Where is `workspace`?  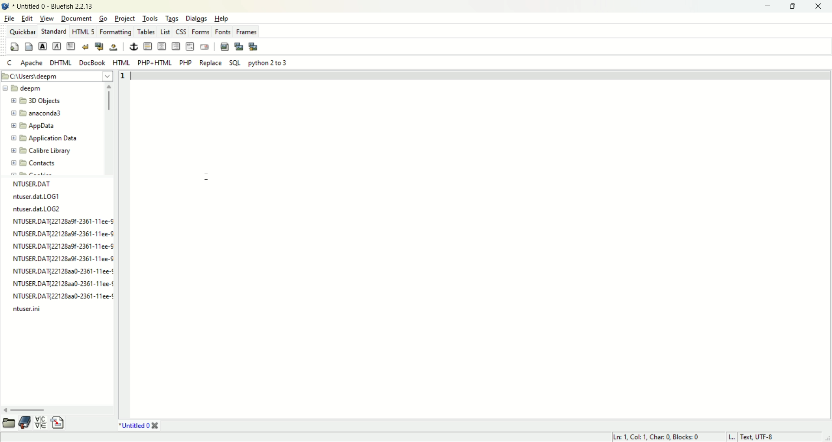
workspace is located at coordinates (481, 249).